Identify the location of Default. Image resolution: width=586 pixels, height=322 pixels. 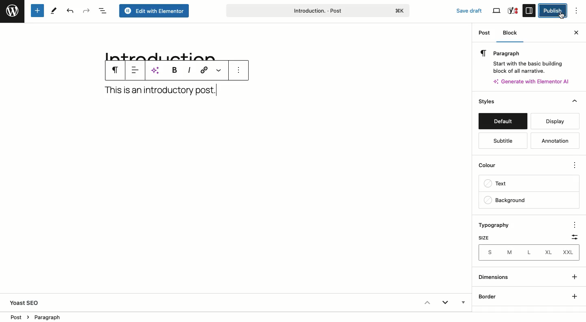
(503, 122).